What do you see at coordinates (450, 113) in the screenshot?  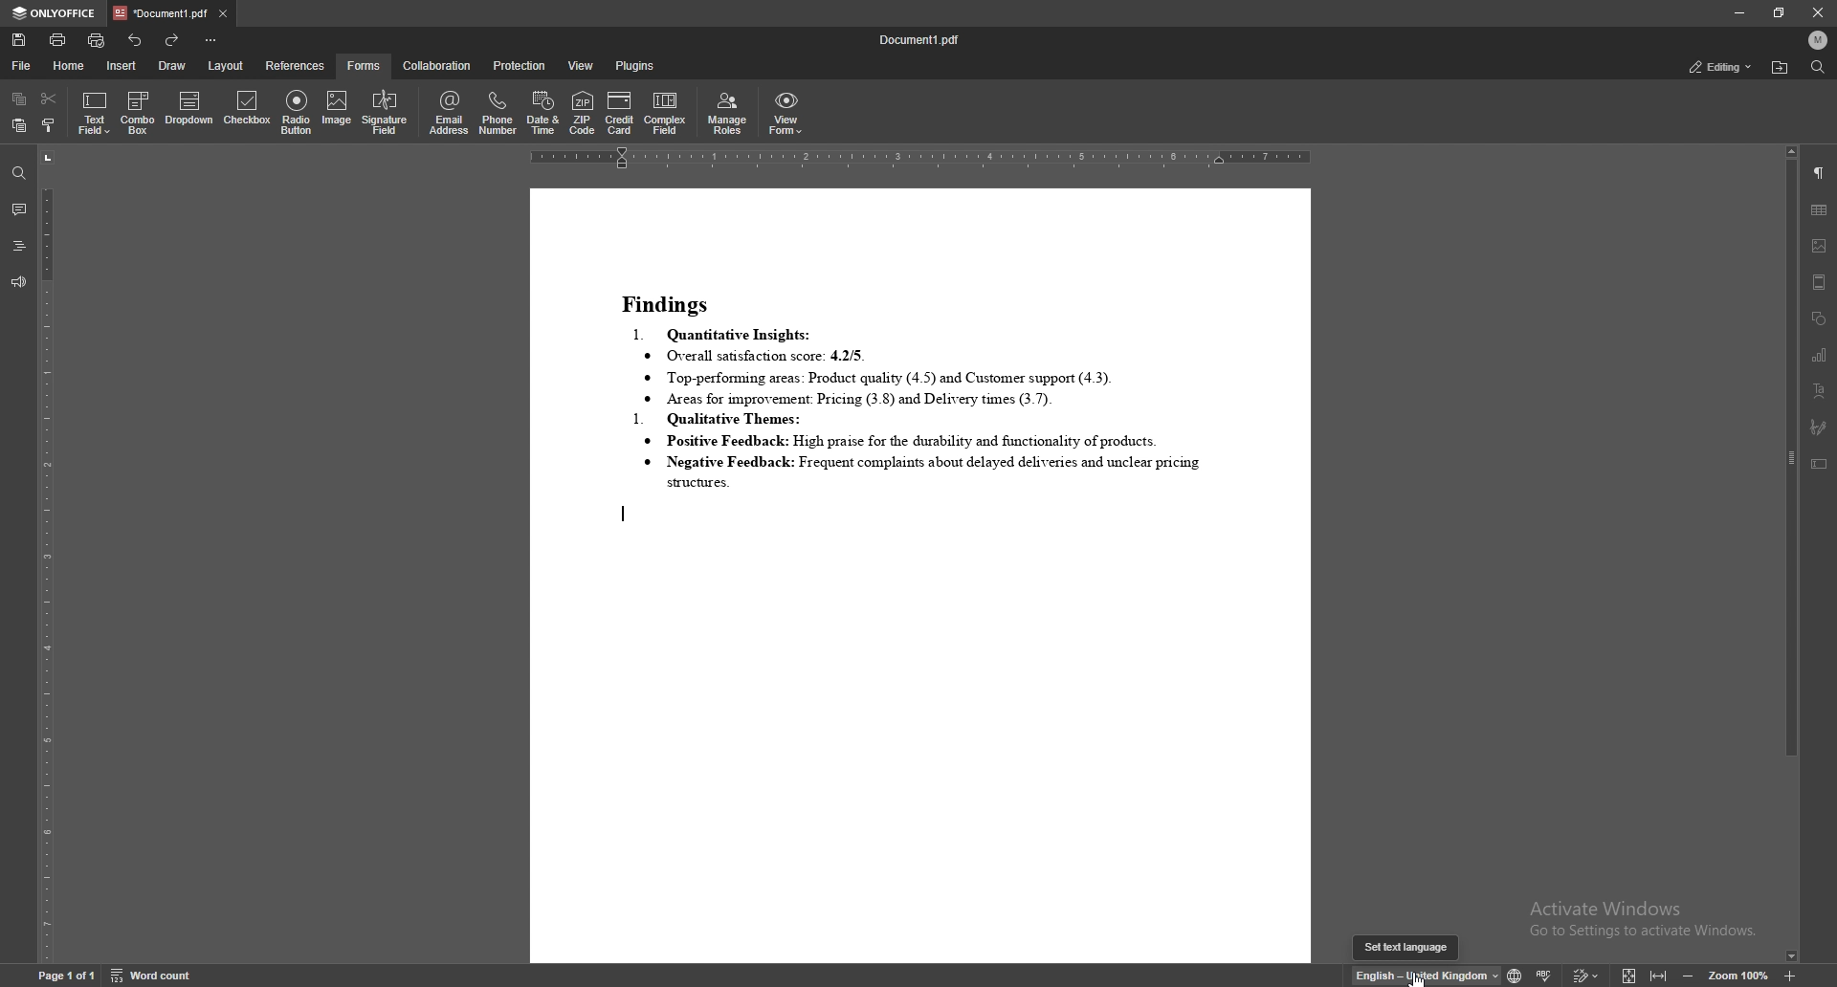 I see `email address` at bounding box center [450, 113].